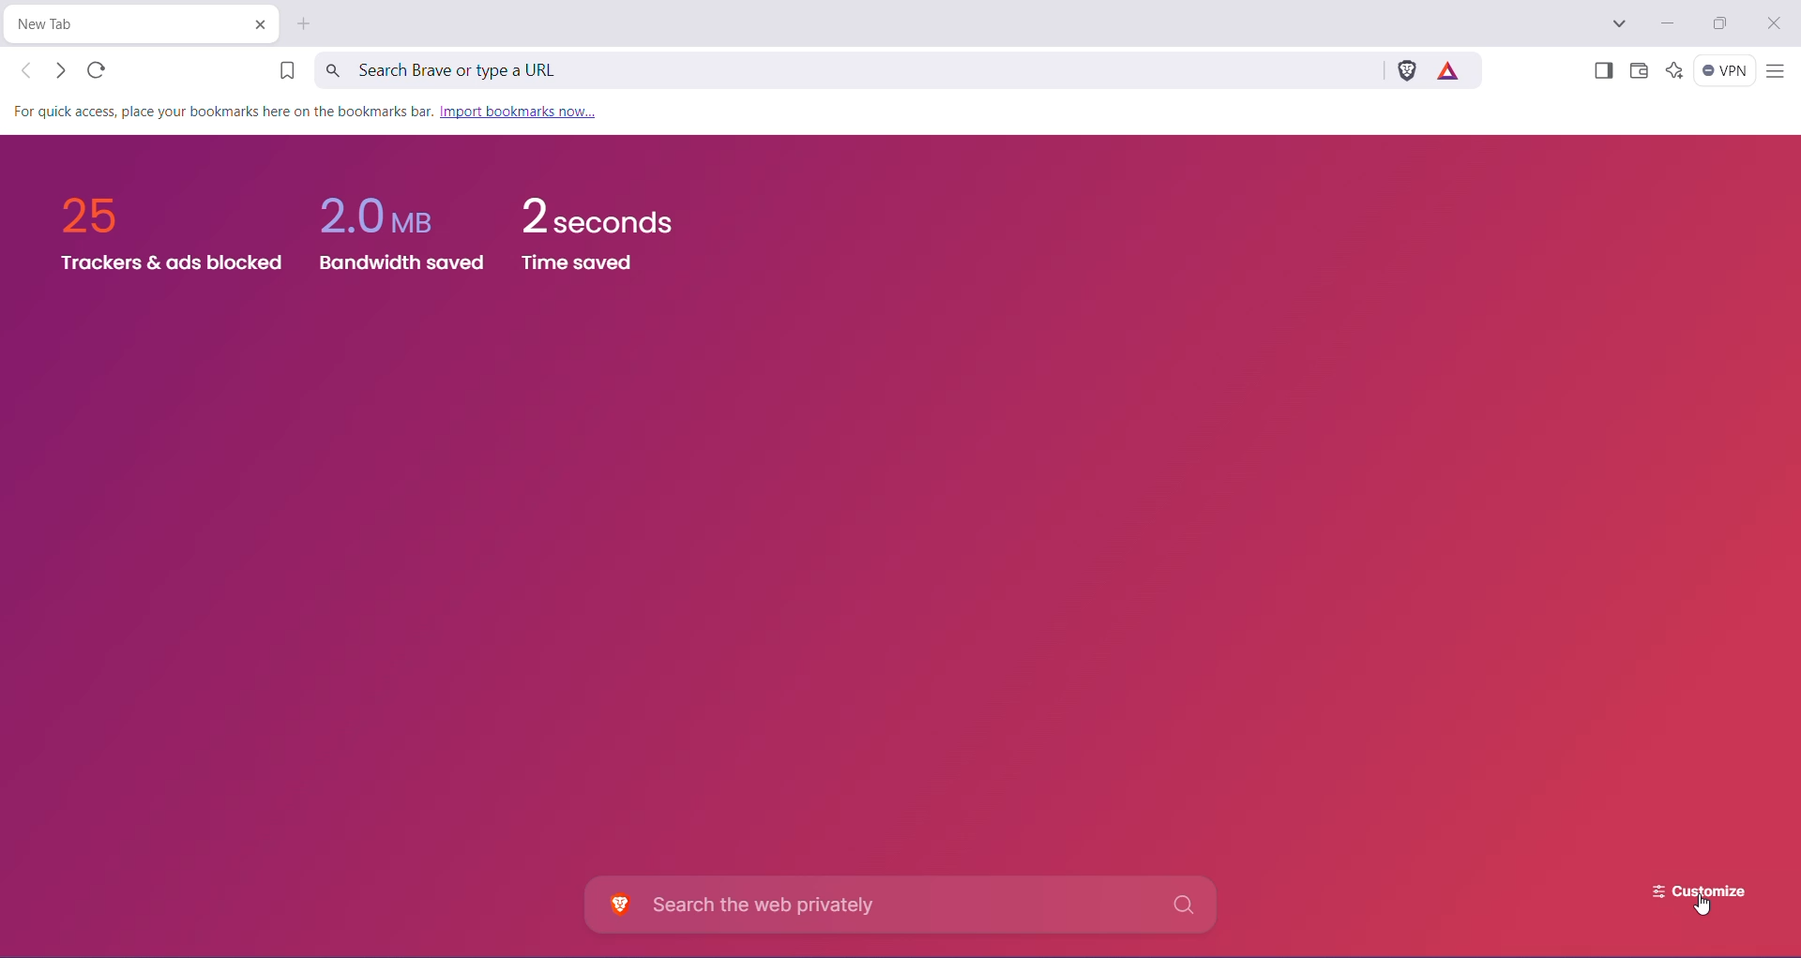 The width and height of the screenshot is (1801, 958). Describe the element at coordinates (1452, 69) in the screenshot. I see `Earn tokens for private Ads you see in Brave` at that location.